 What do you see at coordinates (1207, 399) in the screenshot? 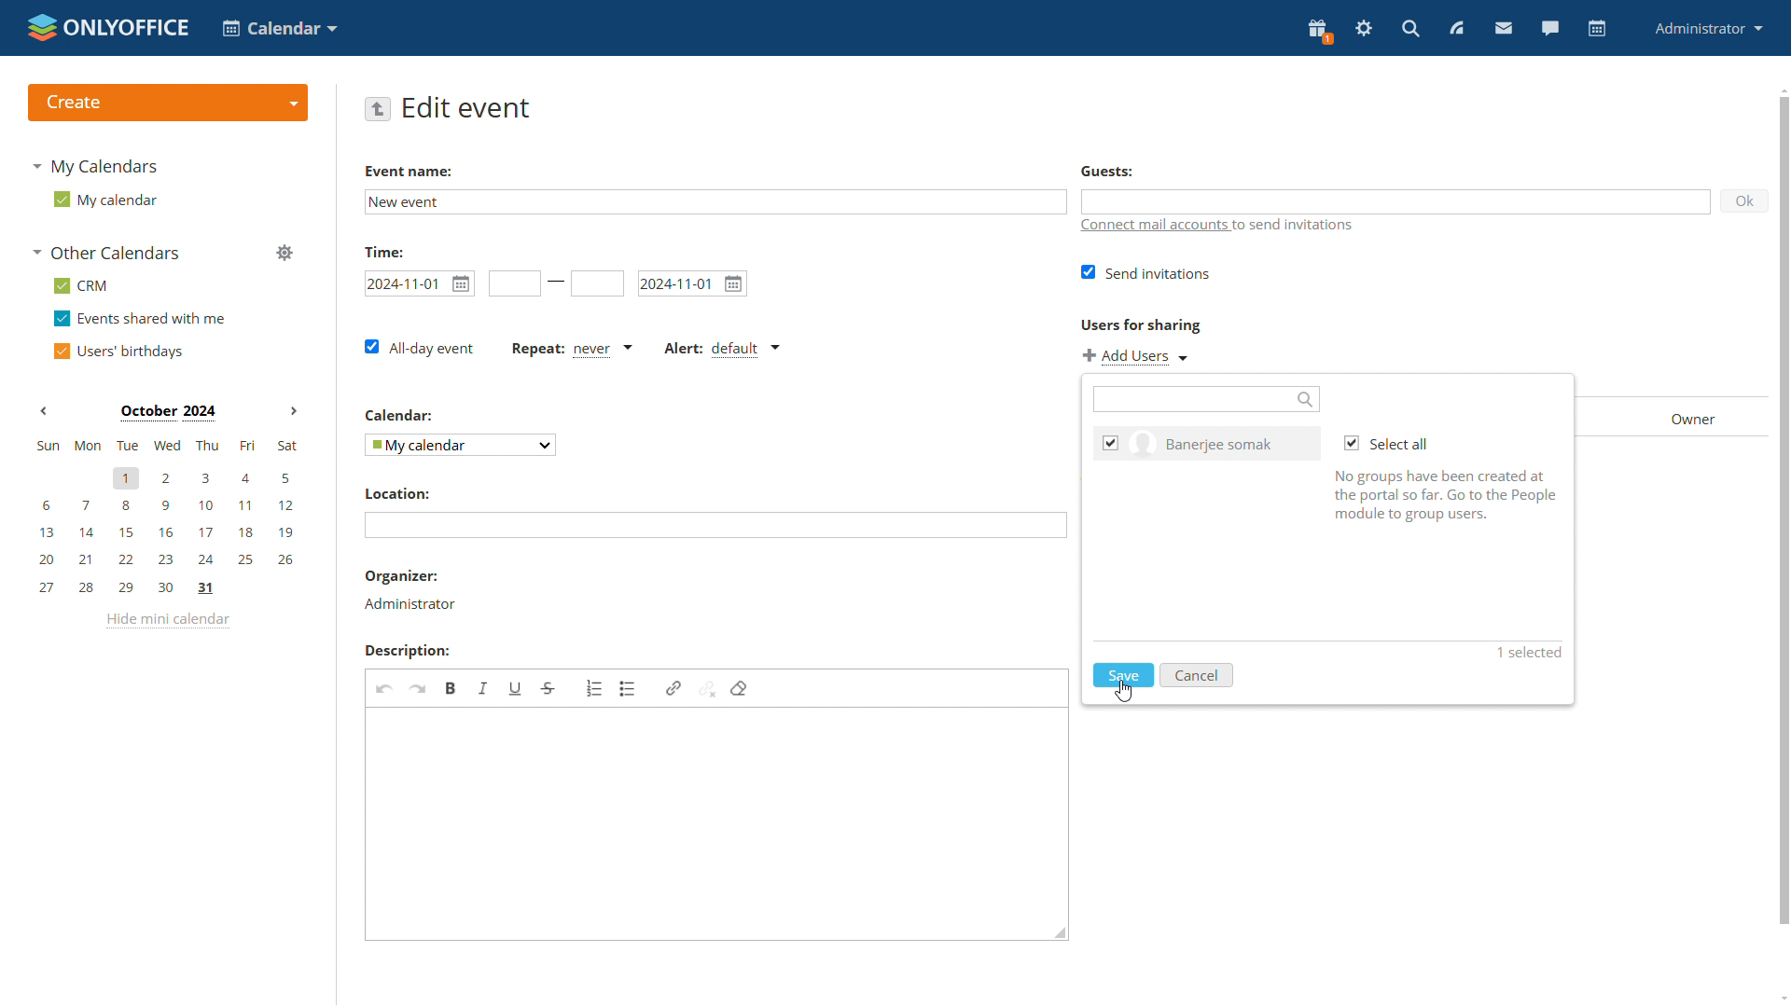
I see `search users` at bounding box center [1207, 399].